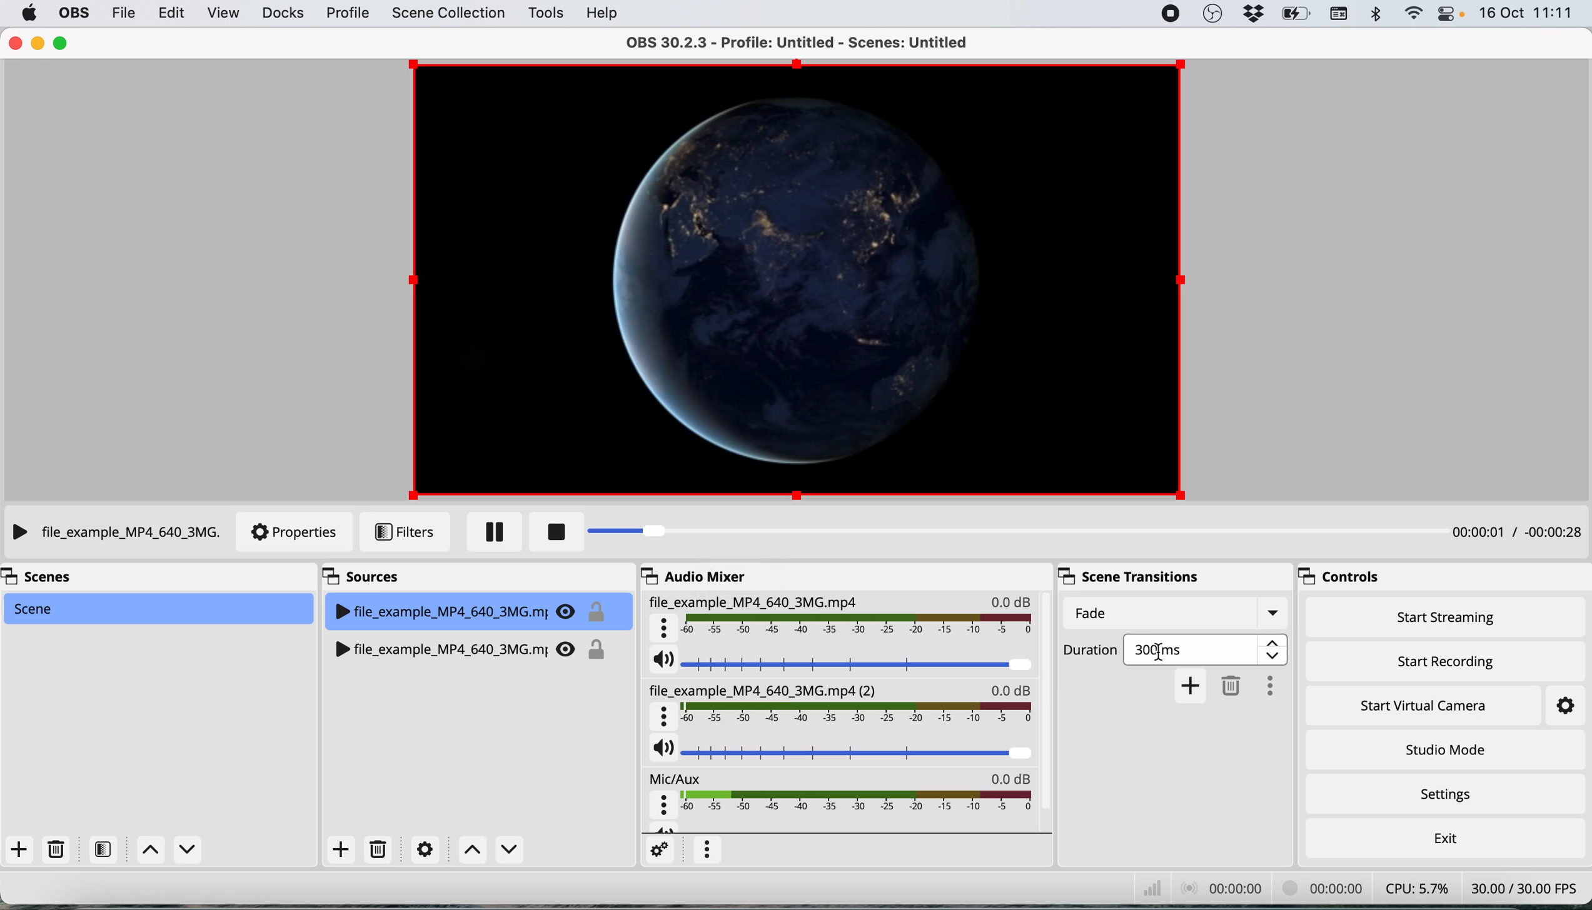 The height and width of the screenshot is (910, 1592). Describe the element at coordinates (169, 849) in the screenshot. I see `switch between scenes` at that location.